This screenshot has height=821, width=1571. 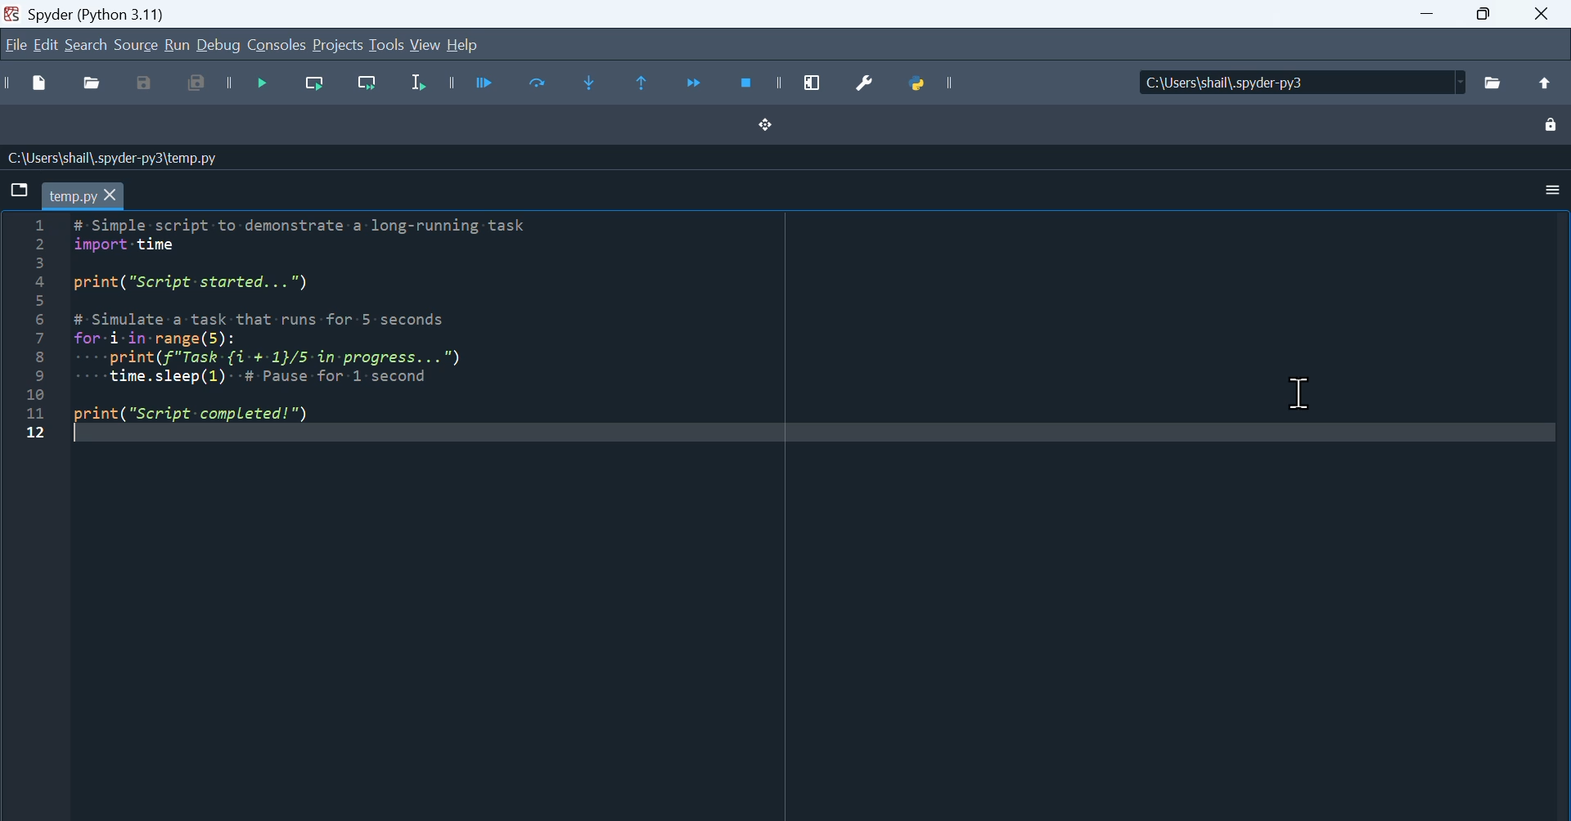 What do you see at coordinates (643, 86) in the screenshot?
I see `Execute until same function returns` at bounding box center [643, 86].